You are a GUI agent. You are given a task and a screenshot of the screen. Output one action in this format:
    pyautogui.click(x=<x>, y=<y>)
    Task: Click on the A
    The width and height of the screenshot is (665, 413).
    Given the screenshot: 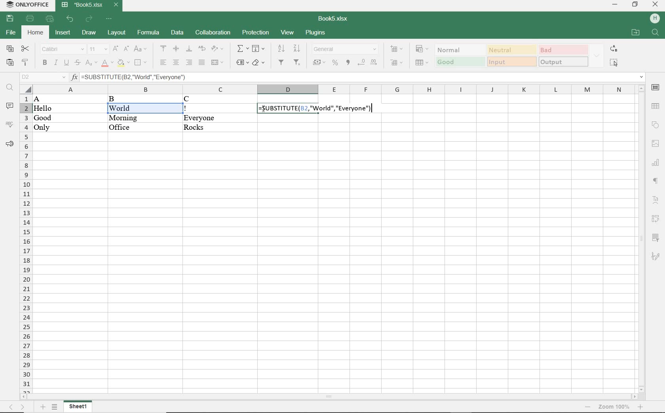 What is the action you would take?
    pyautogui.click(x=44, y=99)
    